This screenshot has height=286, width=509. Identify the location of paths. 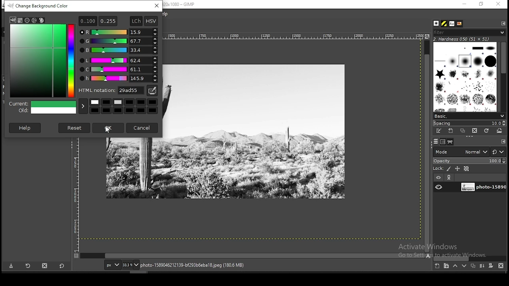
(451, 142).